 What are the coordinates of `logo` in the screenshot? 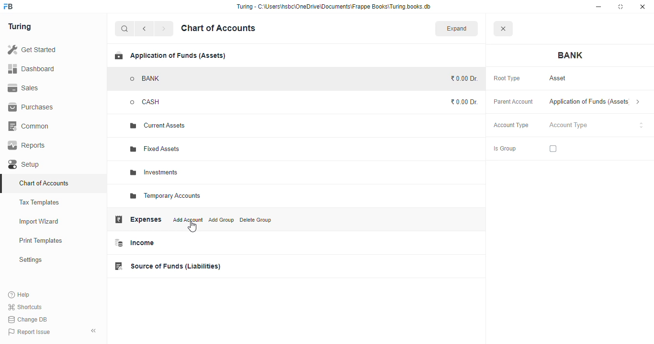 It's located at (9, 6).